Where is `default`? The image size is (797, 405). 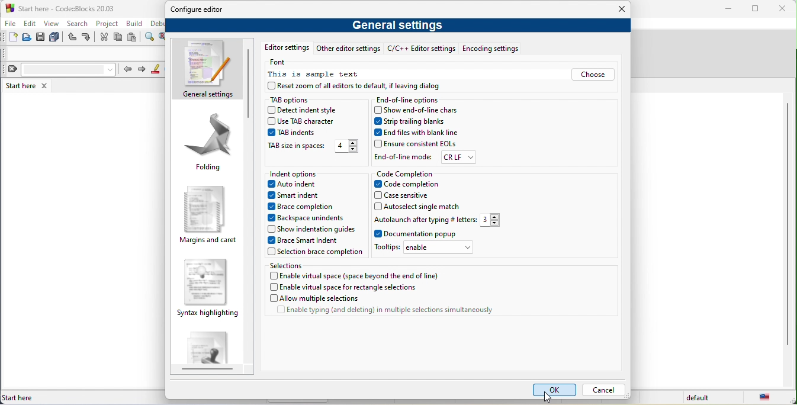 default is located at coordinates (693, 398).